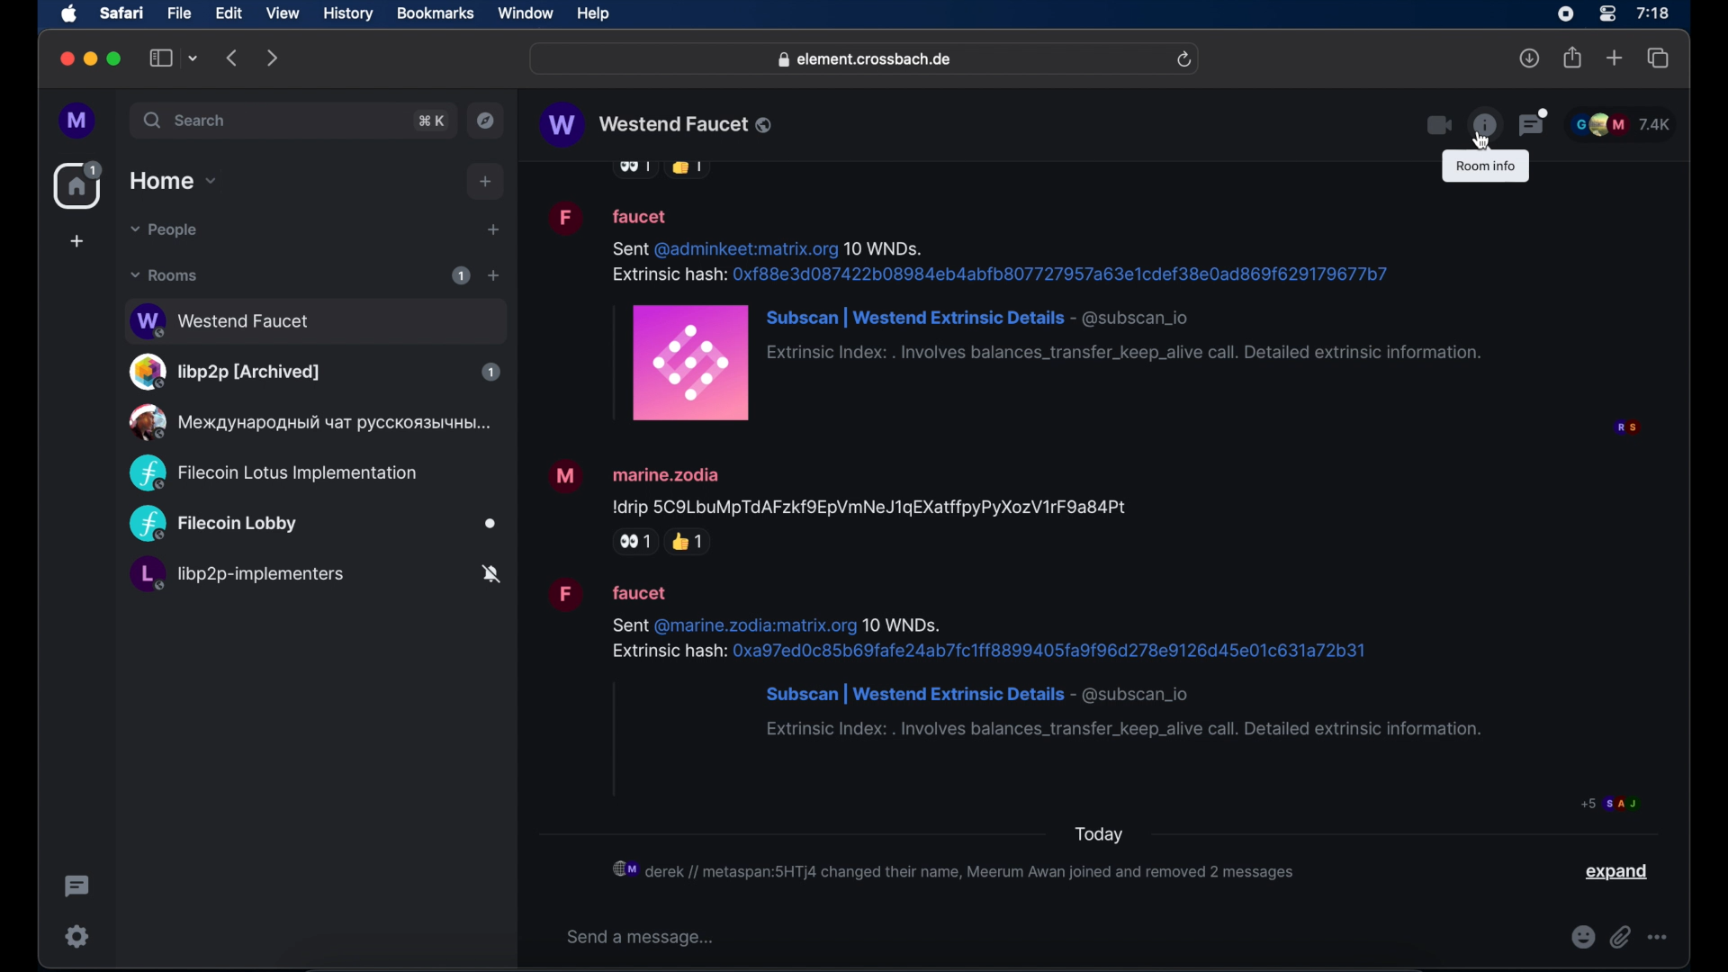 This screenshot has width=1728, height=972. I want to click on view, so click(282, 13).